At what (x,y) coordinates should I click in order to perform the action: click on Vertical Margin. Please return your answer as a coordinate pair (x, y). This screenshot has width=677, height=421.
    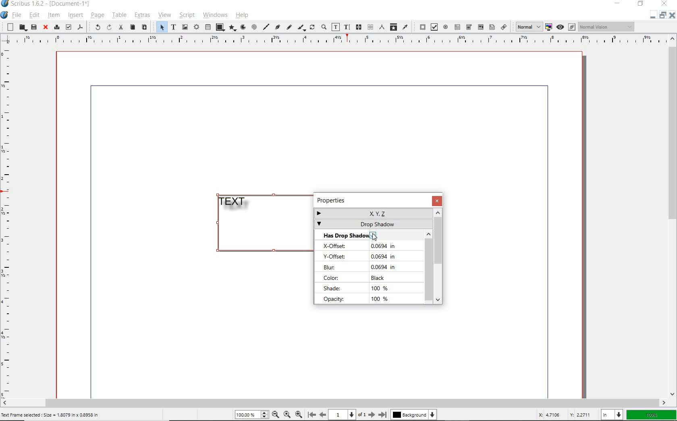
    Looking at the image, I should click on (9, 222).